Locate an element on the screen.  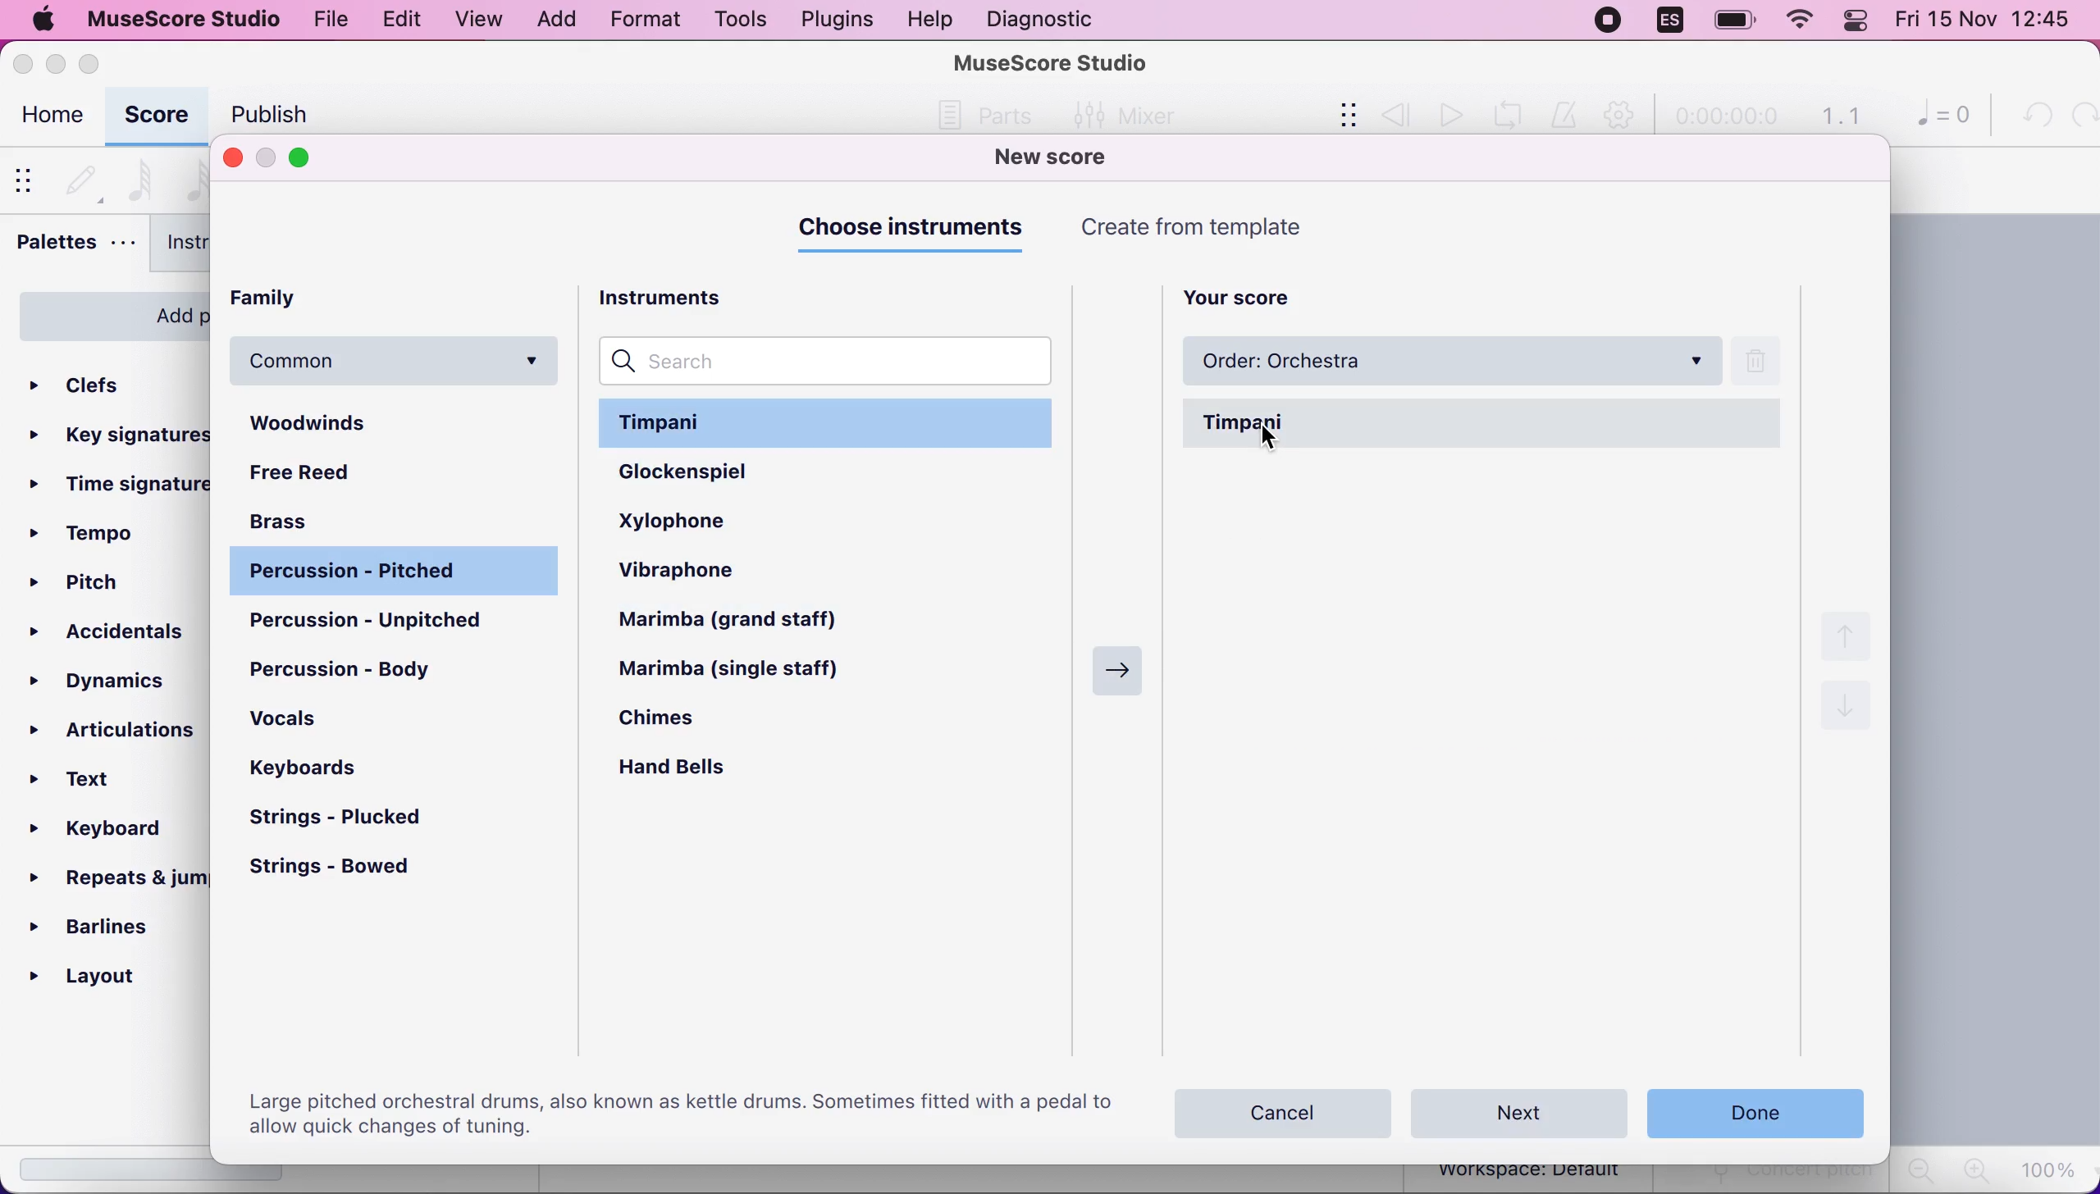
minimize is located at coordinates (267, 158).